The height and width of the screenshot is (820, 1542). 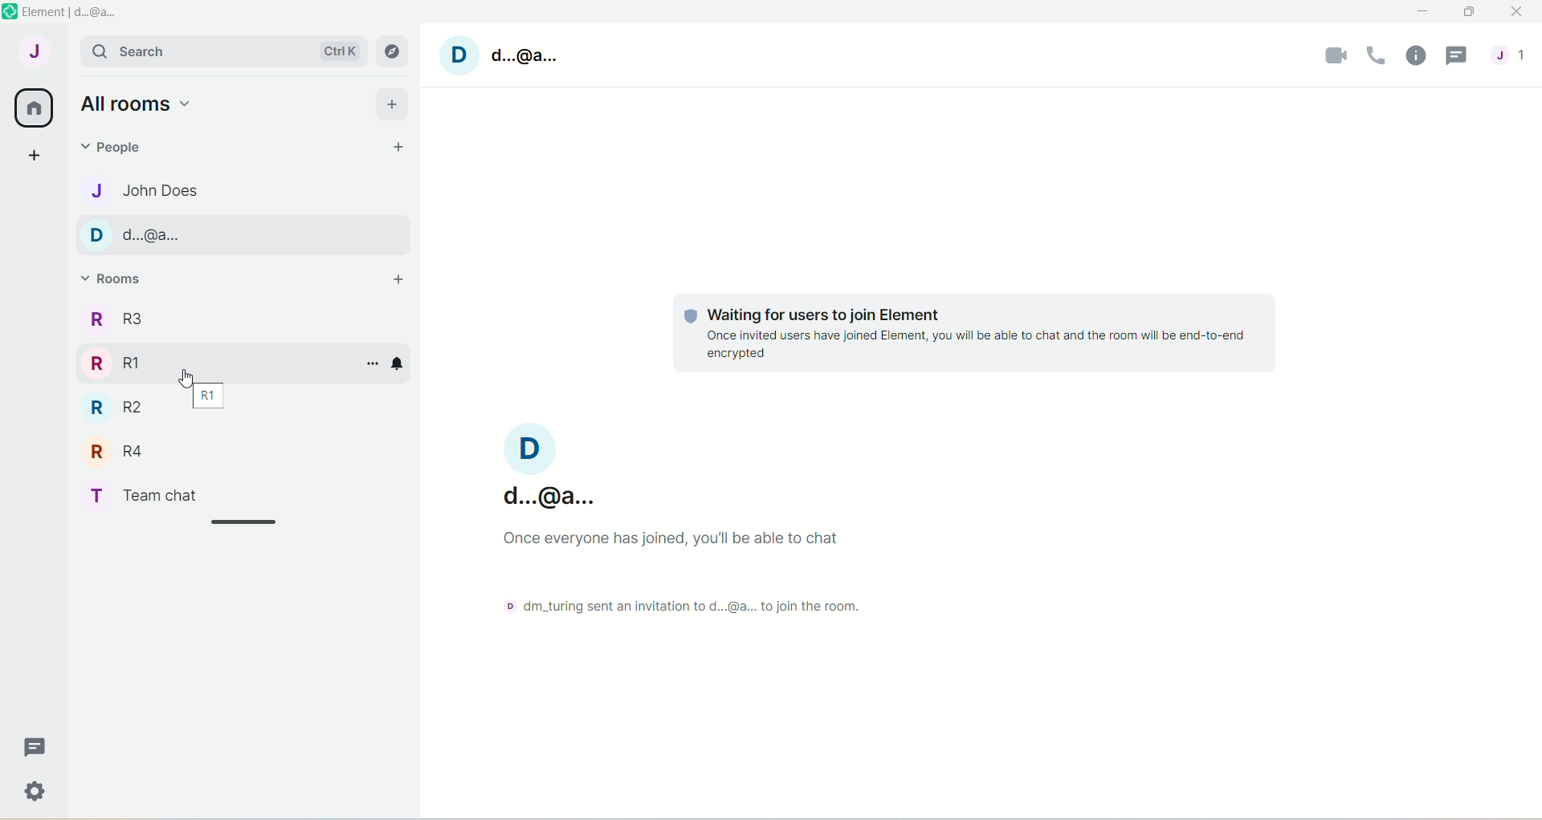 What do you see at coordinates (211, 402) in the screenshot?
I see `R1` at bounding box center [211, 402].